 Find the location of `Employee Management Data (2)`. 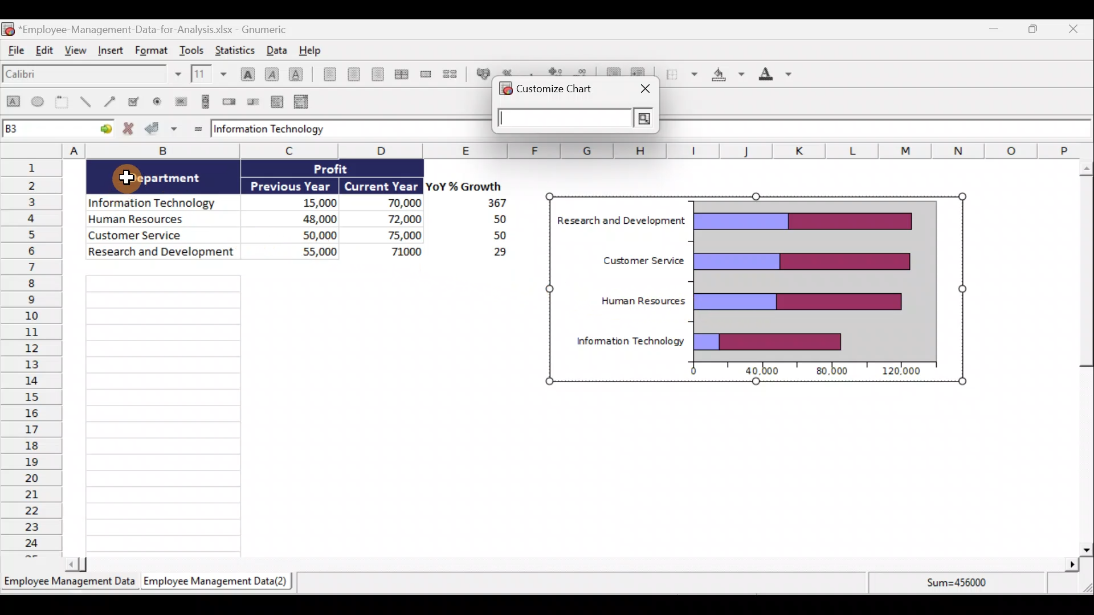

Employee Management Data (2) is located at coordinates (218, 580).